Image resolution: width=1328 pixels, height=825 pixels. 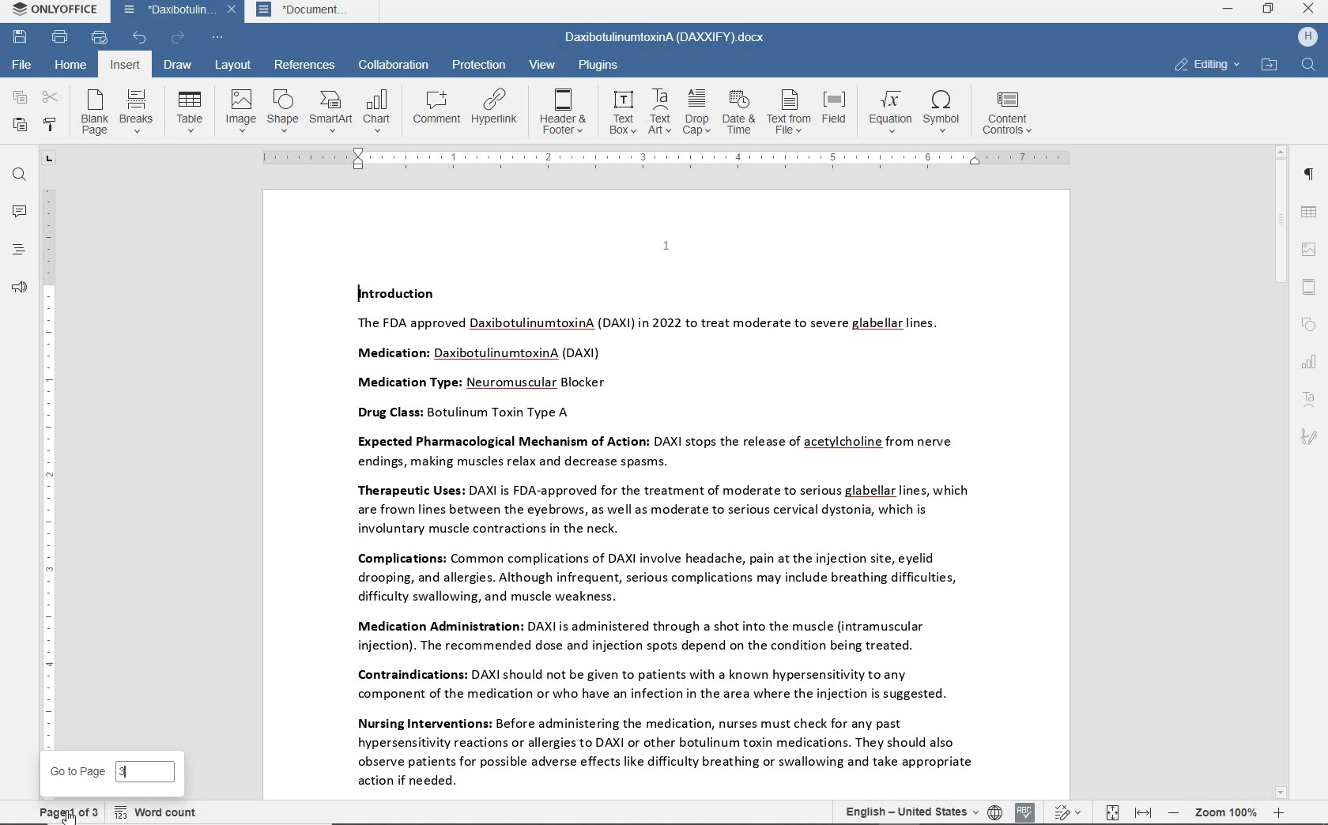 I want to click on spell checking, so click(x=1026, y=811).